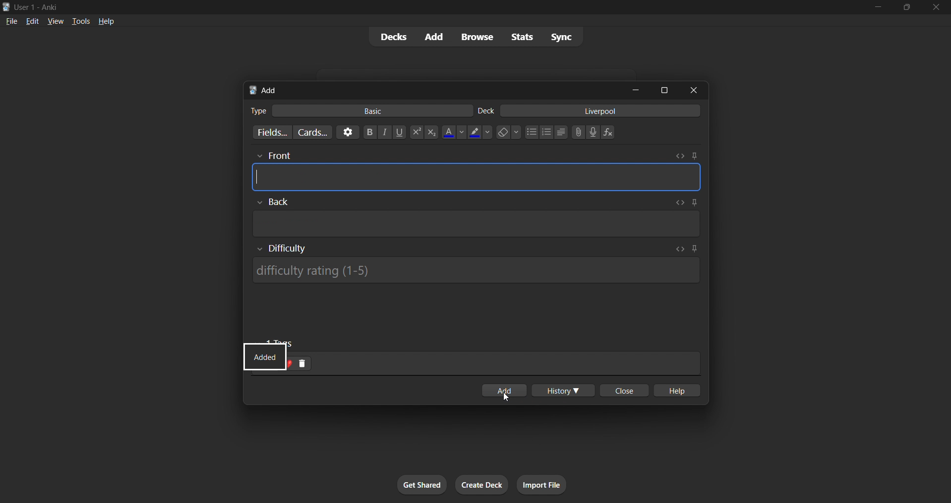 This screenshot has height=503, width=951. I want to click on underline, so click(401, 132).